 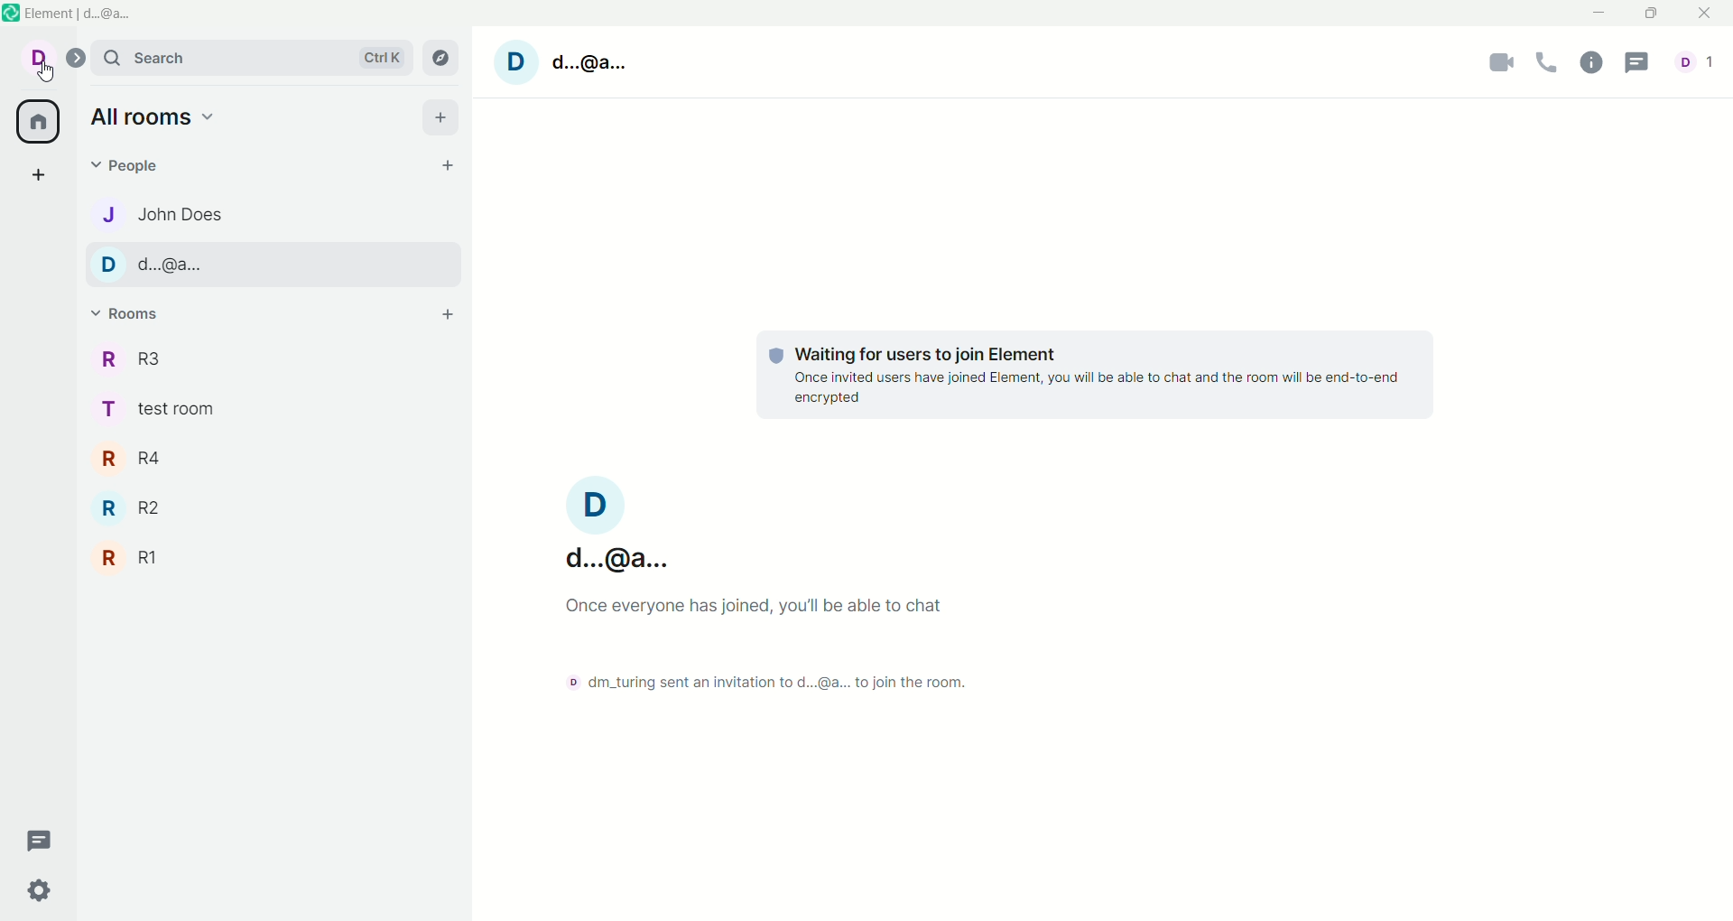 I want to click on TEST ROOM, so click(x=166, y=414).